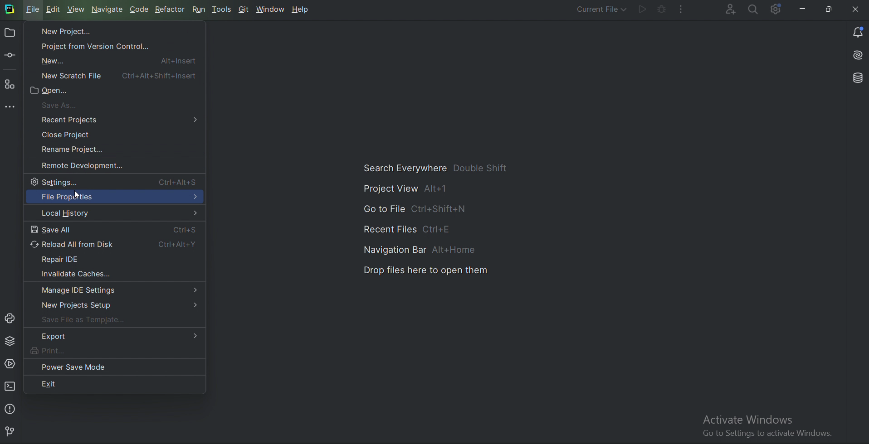 This screenshot has width=869, height=444. What do you see at coordinates (777, 9) in the screenshot?
I see `Setting` at bounding box center [777, 9].